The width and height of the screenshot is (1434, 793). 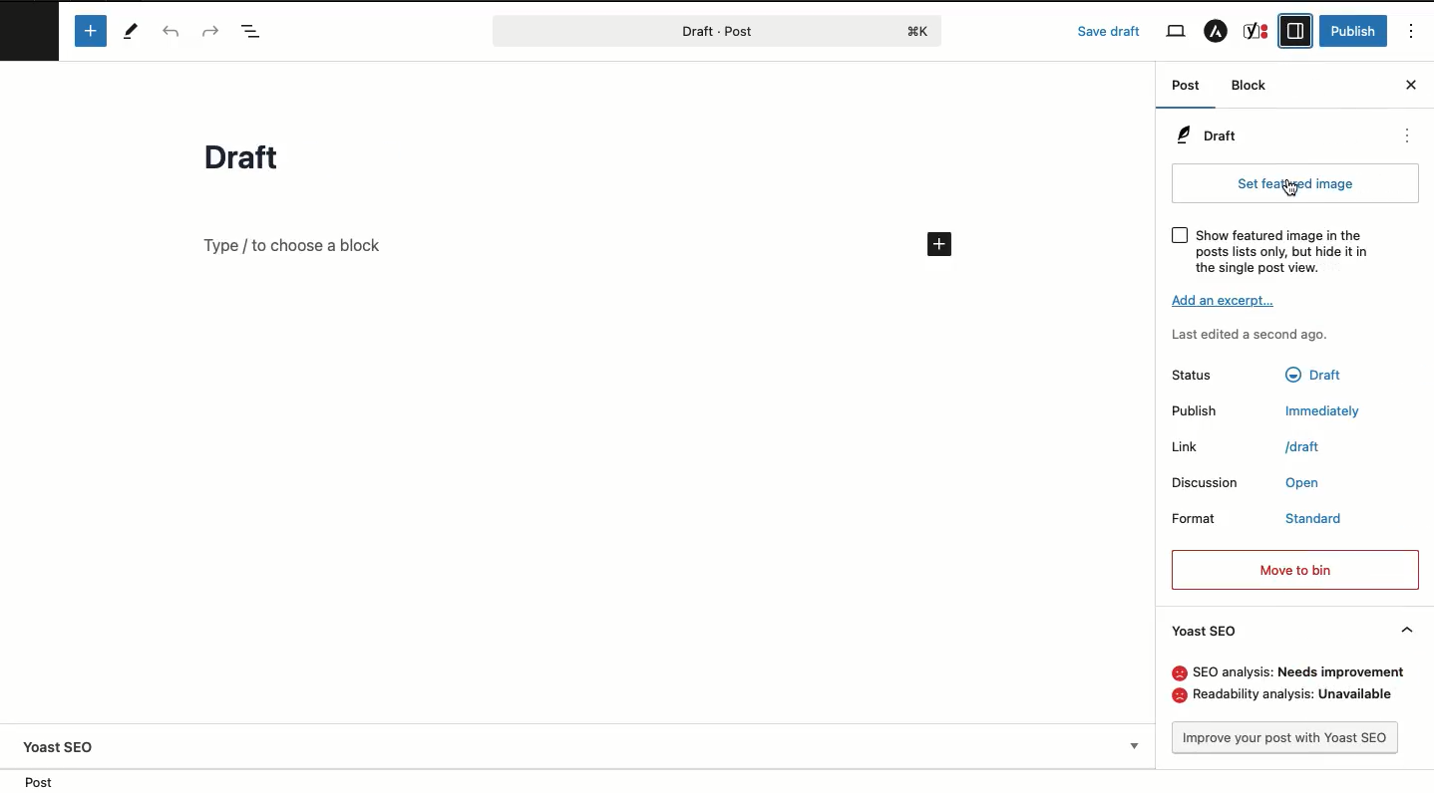 What do you see at coordinates (1301, 448) in the screenshot?
I see `text` at bounding box center [1301, 448].